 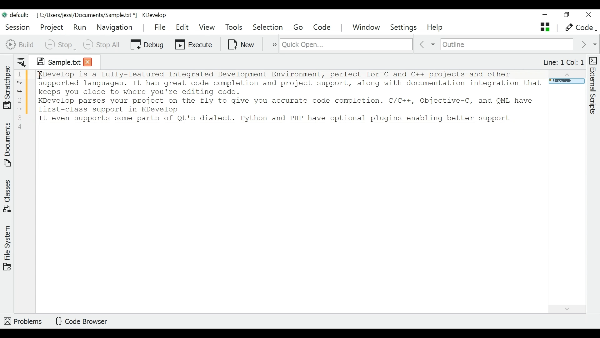 I want to click on File, so click(x=161, y=27).